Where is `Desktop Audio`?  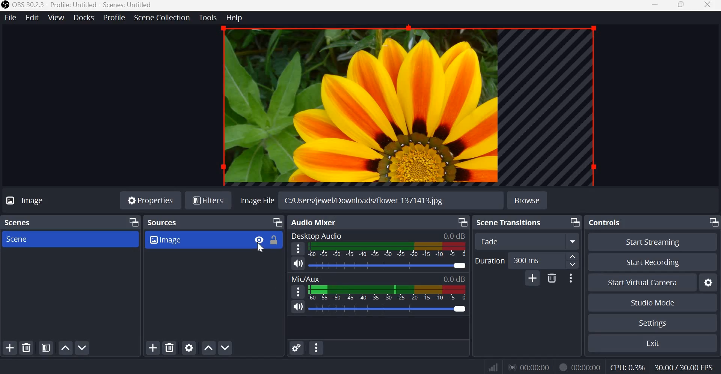 Desktop Audio is located at coordinates (317, 236).